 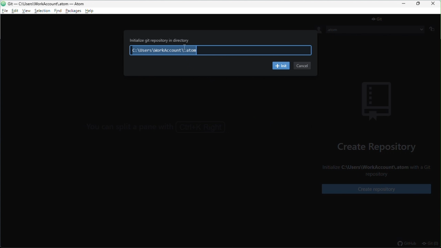 What do you see at coordinates (310, 127) in the screenshot?
I see `>` at bounding box center [310, 127].